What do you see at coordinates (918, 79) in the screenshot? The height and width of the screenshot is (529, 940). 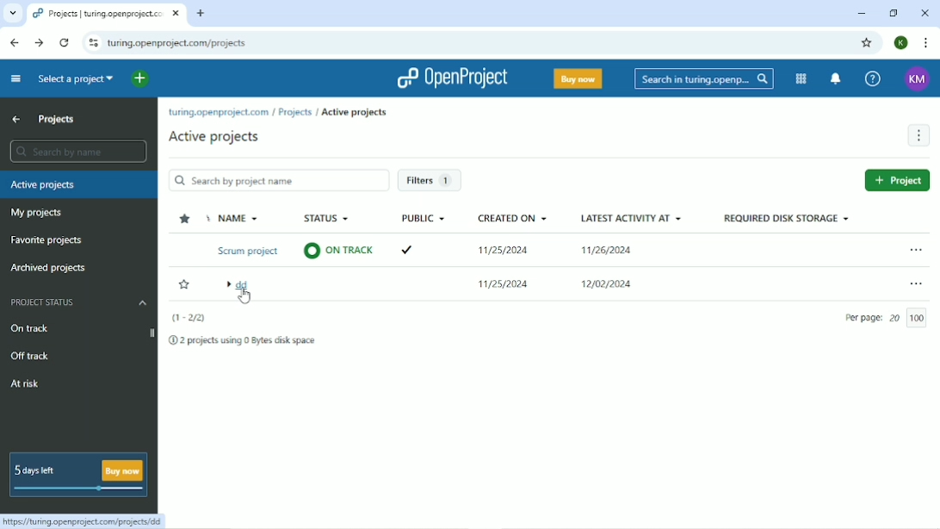 I see `Account` at bounding box center [918, 79].